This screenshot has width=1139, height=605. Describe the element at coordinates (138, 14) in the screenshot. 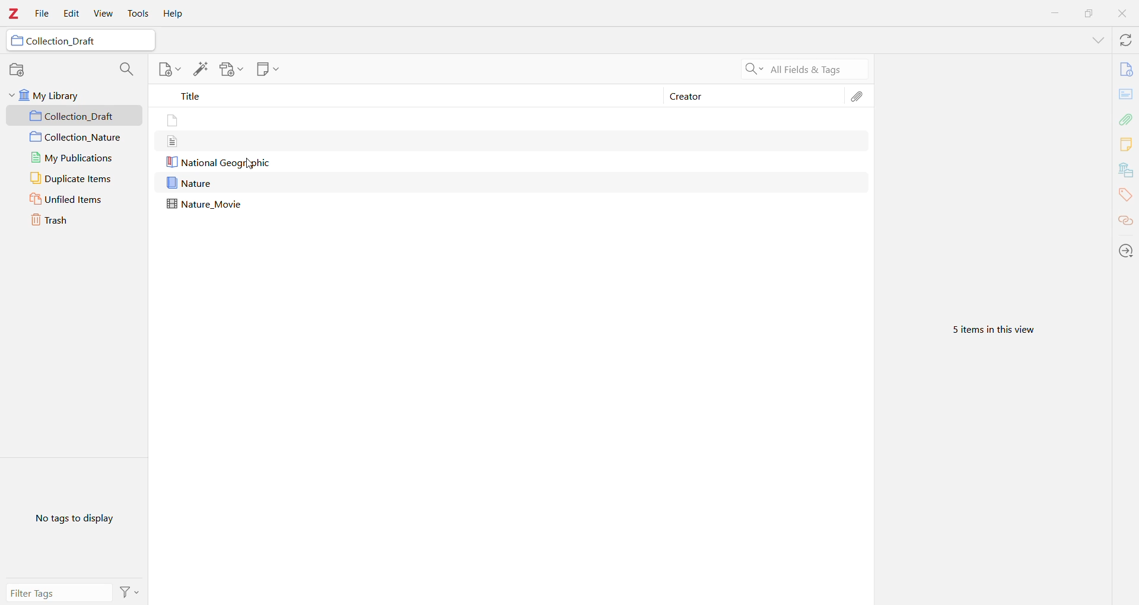

I see `Tools` at that location.